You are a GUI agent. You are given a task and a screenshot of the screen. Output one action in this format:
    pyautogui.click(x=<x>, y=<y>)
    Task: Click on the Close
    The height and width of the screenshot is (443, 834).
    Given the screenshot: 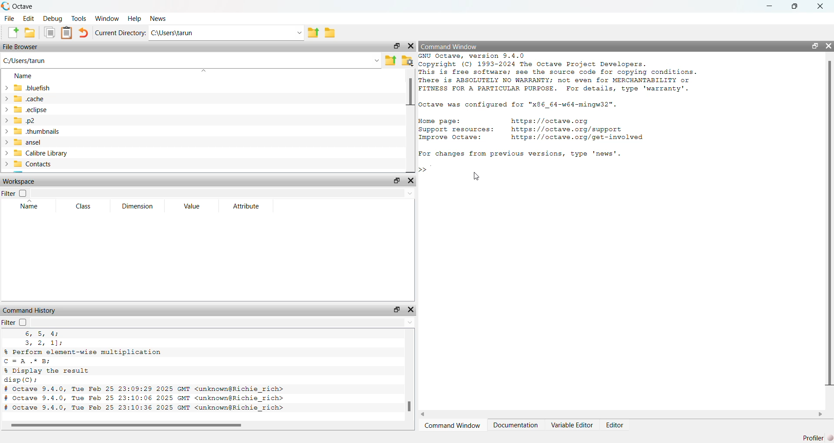 What is the action you would take?
    pyautogui.click(x=410, y=310)
    